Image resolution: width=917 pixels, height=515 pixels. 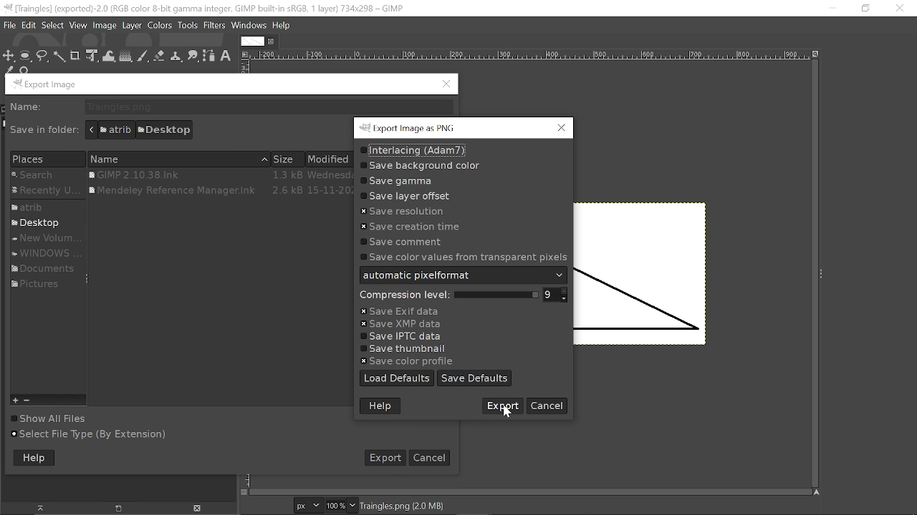 What do you see at coordinates (419, 167) in the screenshot?
I see `Save background color` at bounding box center [419, 167].